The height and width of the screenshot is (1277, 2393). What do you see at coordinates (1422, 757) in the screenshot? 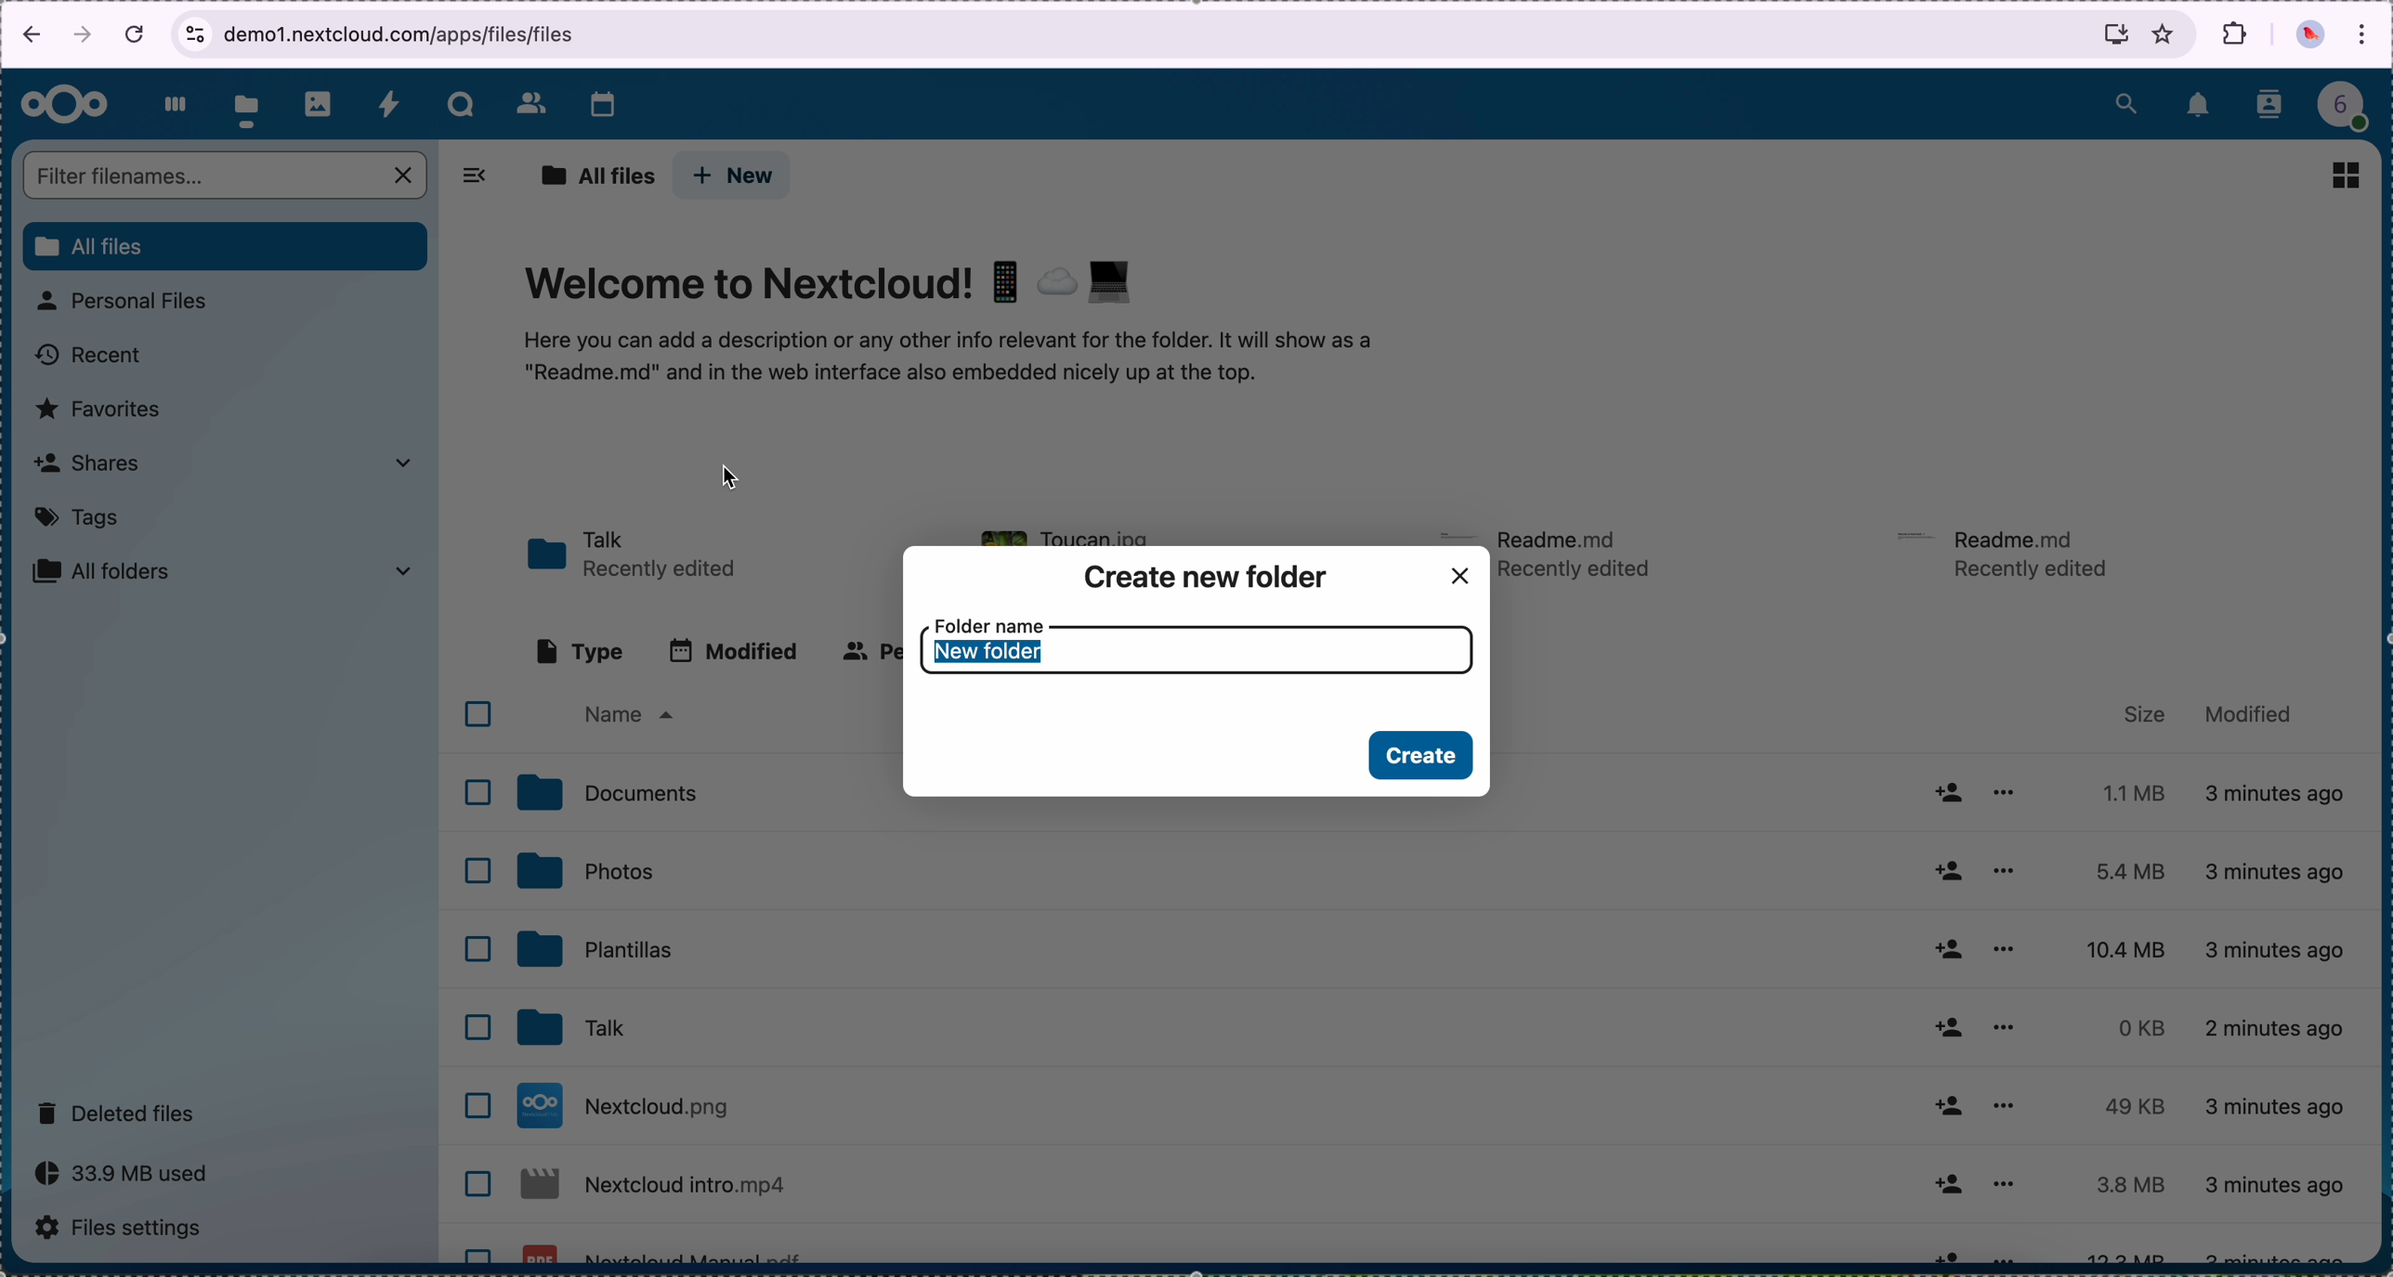
I see `create button` at bounding box center [1422, 757].